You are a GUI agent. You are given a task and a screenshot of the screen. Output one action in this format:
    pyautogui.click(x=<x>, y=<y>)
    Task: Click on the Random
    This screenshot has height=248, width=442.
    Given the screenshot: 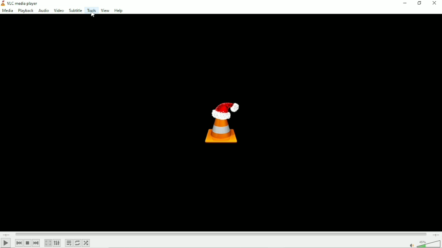 What is the action you would take?
    pyautogui.click(x=86, y=243)
    